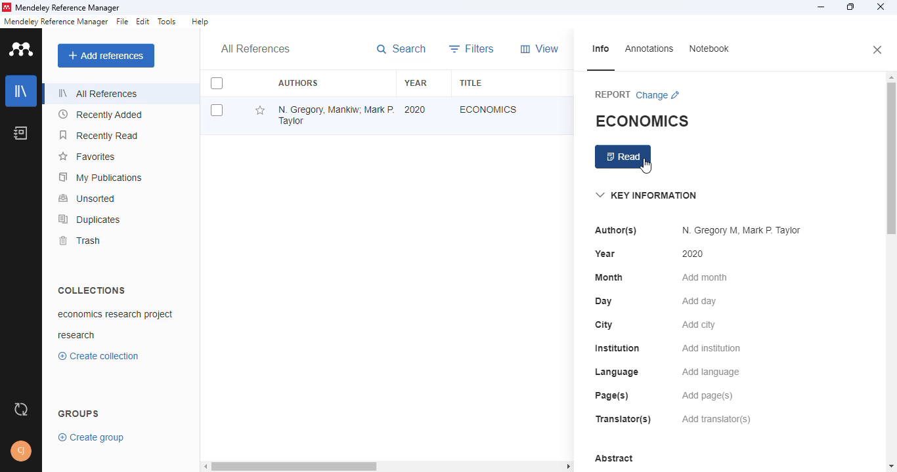 Image resolution: width=897 pixels, height=472 pixels. Describe the element at coordinates (401, 49) in the screenshot. I see `search` at that location.